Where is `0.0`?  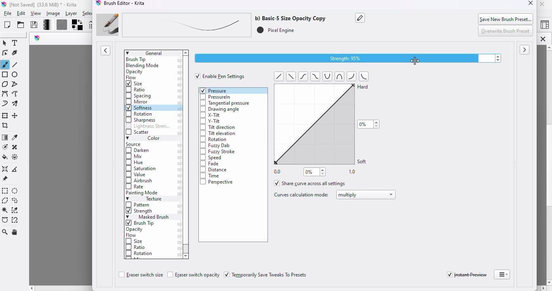
0.0 is located at coordinates (278, 171).